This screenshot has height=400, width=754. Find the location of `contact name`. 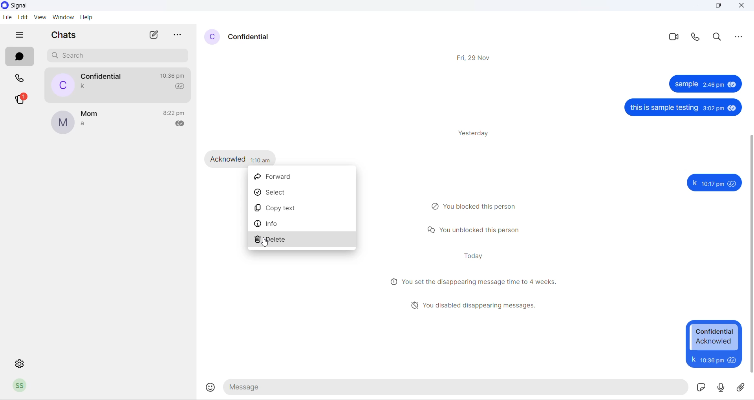

contact name is located at coordinates (250, 36).